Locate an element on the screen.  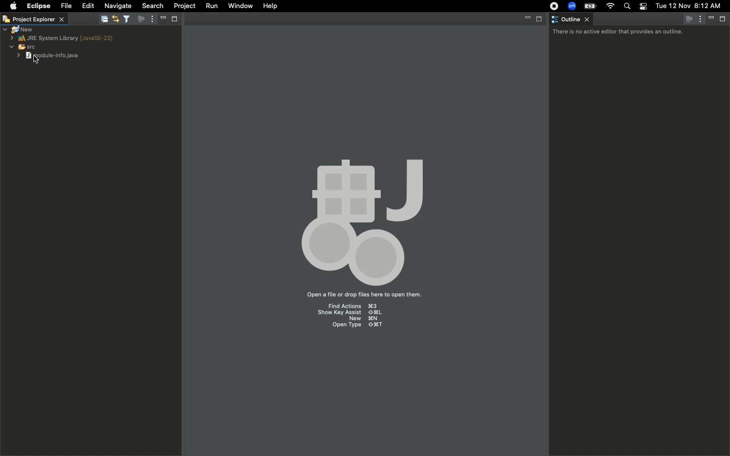
JRE system library is located at coordinates (63, 39).